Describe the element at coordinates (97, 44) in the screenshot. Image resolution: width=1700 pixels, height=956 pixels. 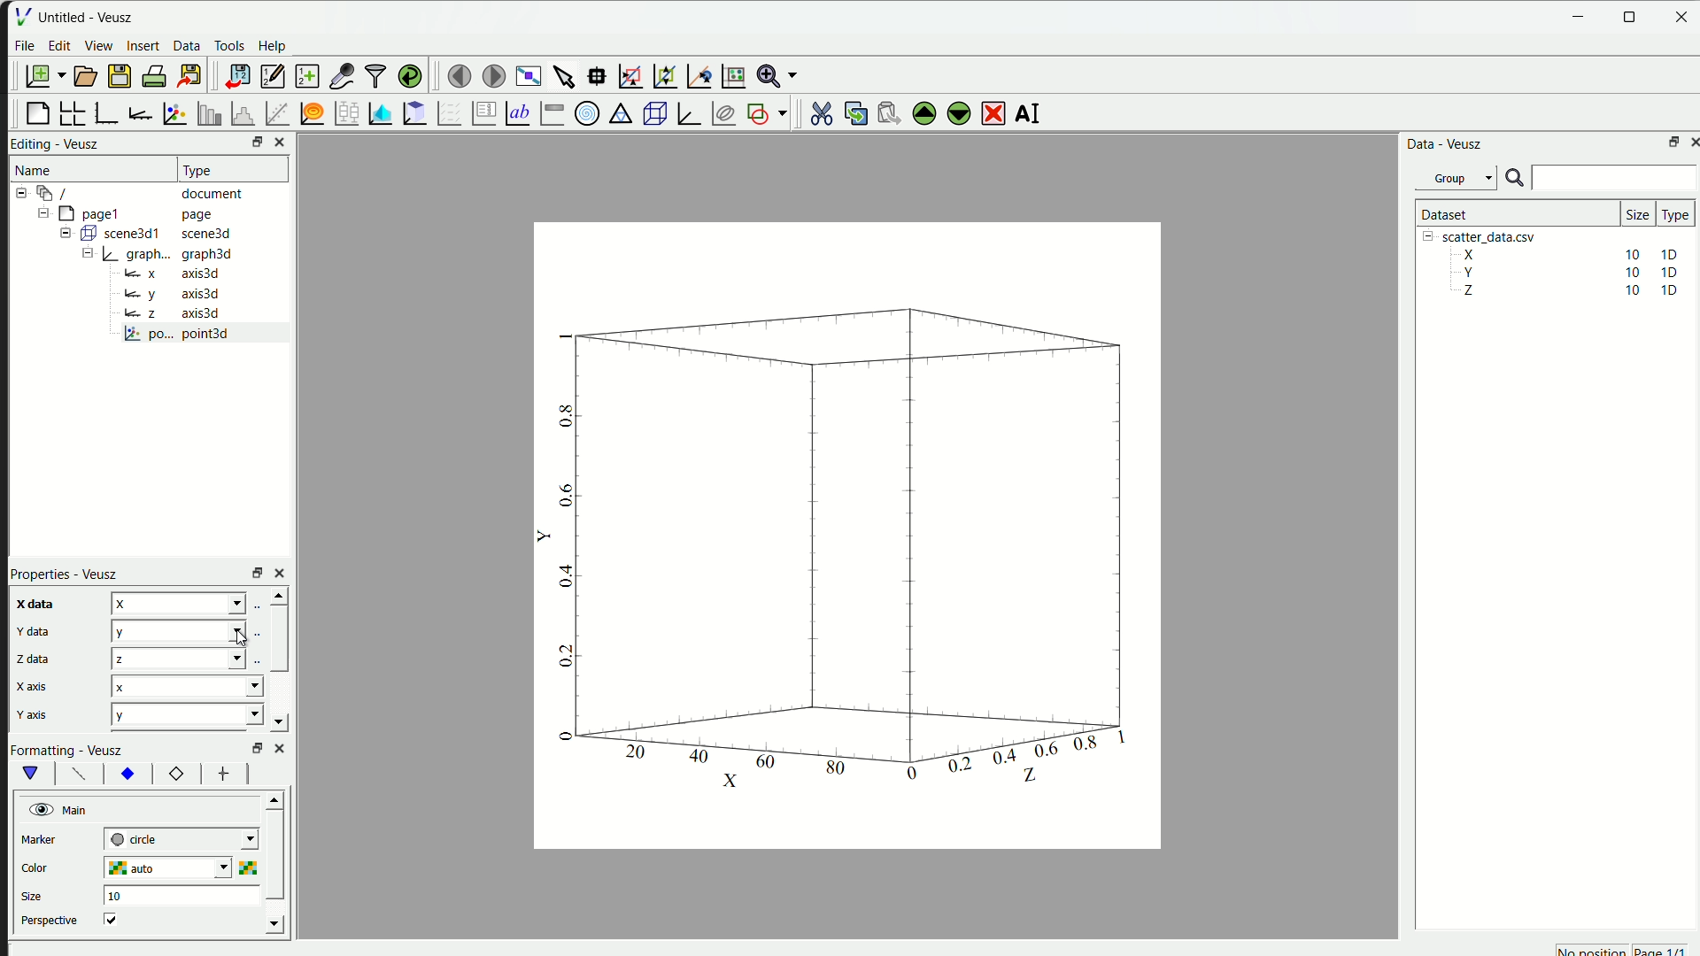
I see `View` at that location.